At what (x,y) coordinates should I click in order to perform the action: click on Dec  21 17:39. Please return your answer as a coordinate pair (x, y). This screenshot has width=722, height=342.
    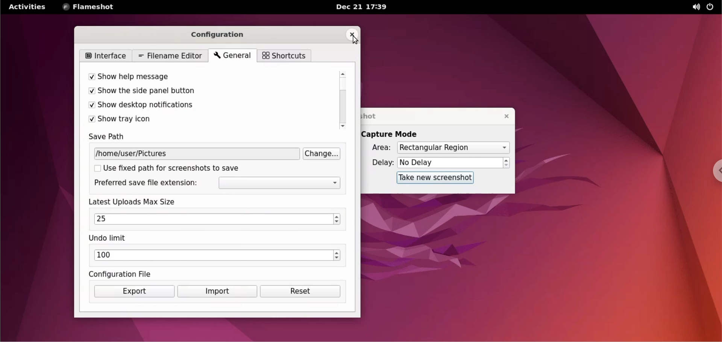
    Looking at the image, I should click on (363, 7).